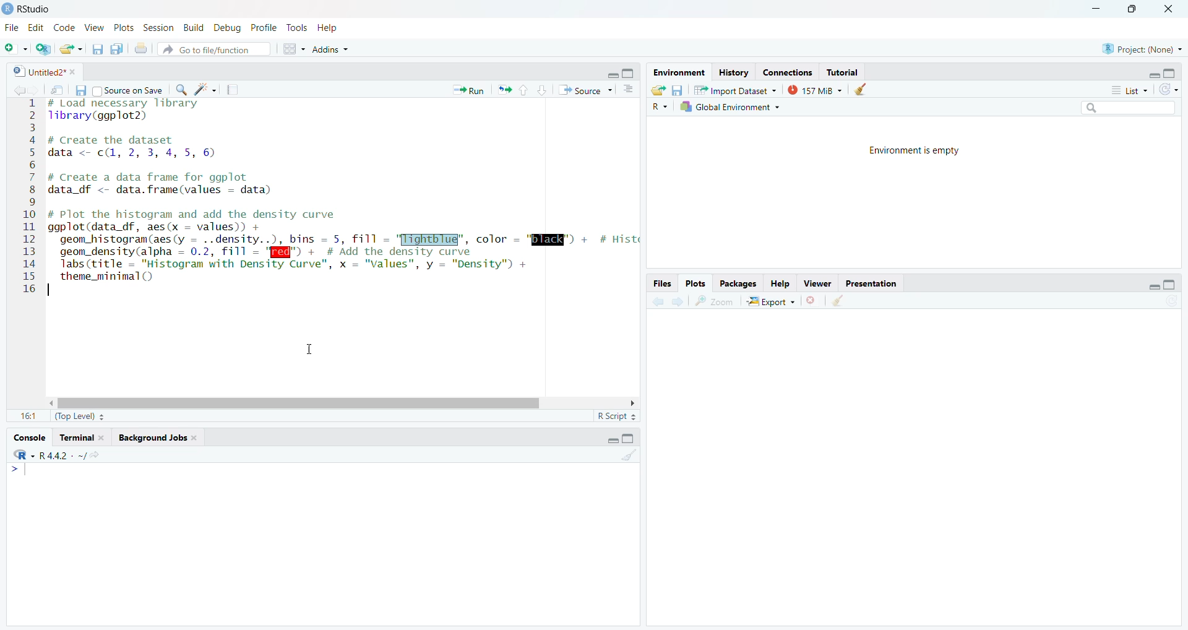 The width and height of the screenshot is (1188, 630). I want to click on Profile, so click(262, 27).